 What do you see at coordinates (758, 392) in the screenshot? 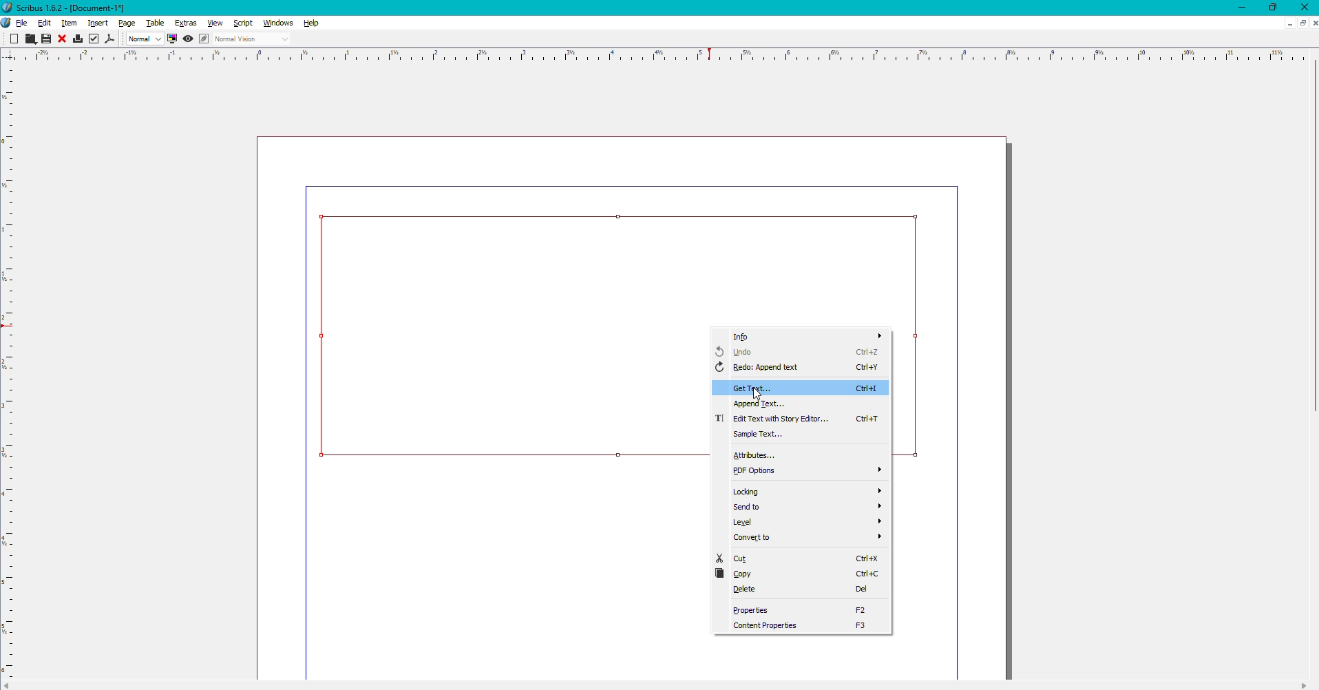
I see `cursor` at bounding box center [758, 392].